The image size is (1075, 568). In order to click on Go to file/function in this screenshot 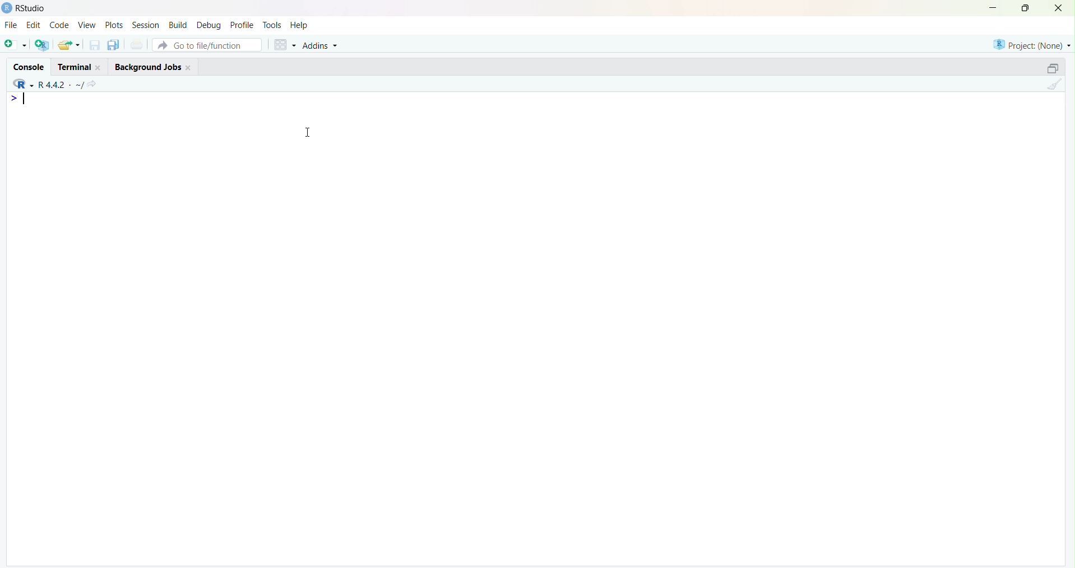, I will do `click(206, 43)`.